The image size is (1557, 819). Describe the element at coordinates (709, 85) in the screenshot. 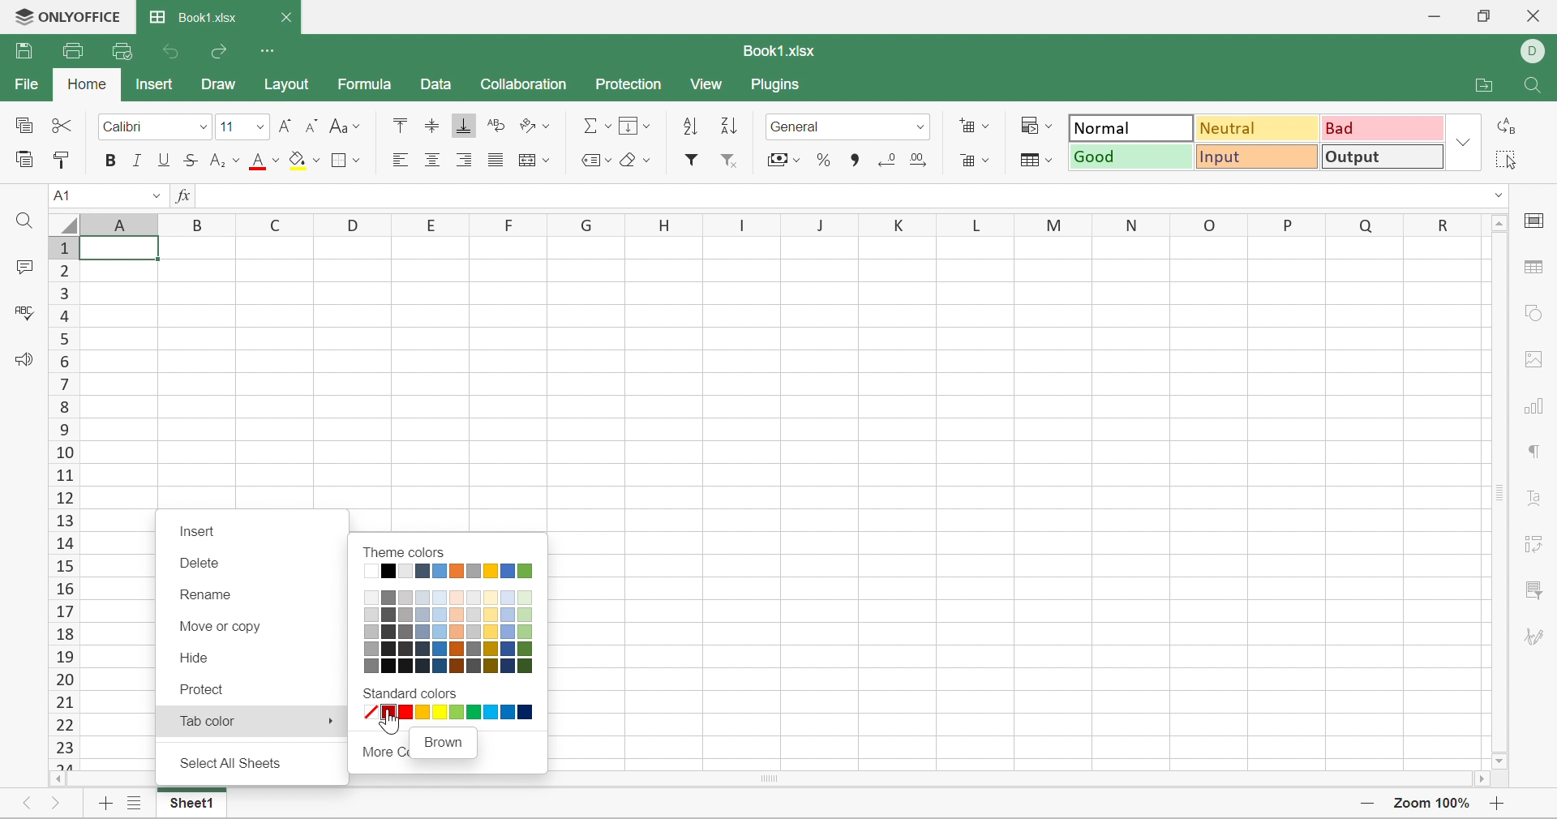

I see `View` at that location.